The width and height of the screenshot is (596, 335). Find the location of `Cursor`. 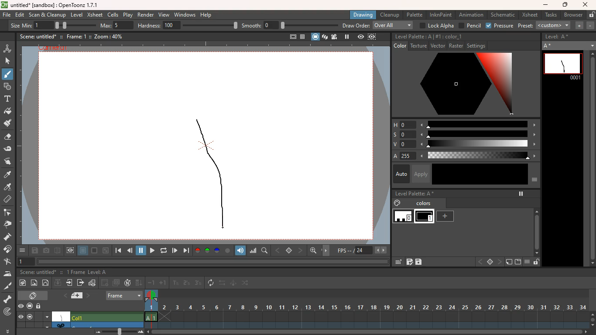

Cursor is located at coordinates (9, 78).